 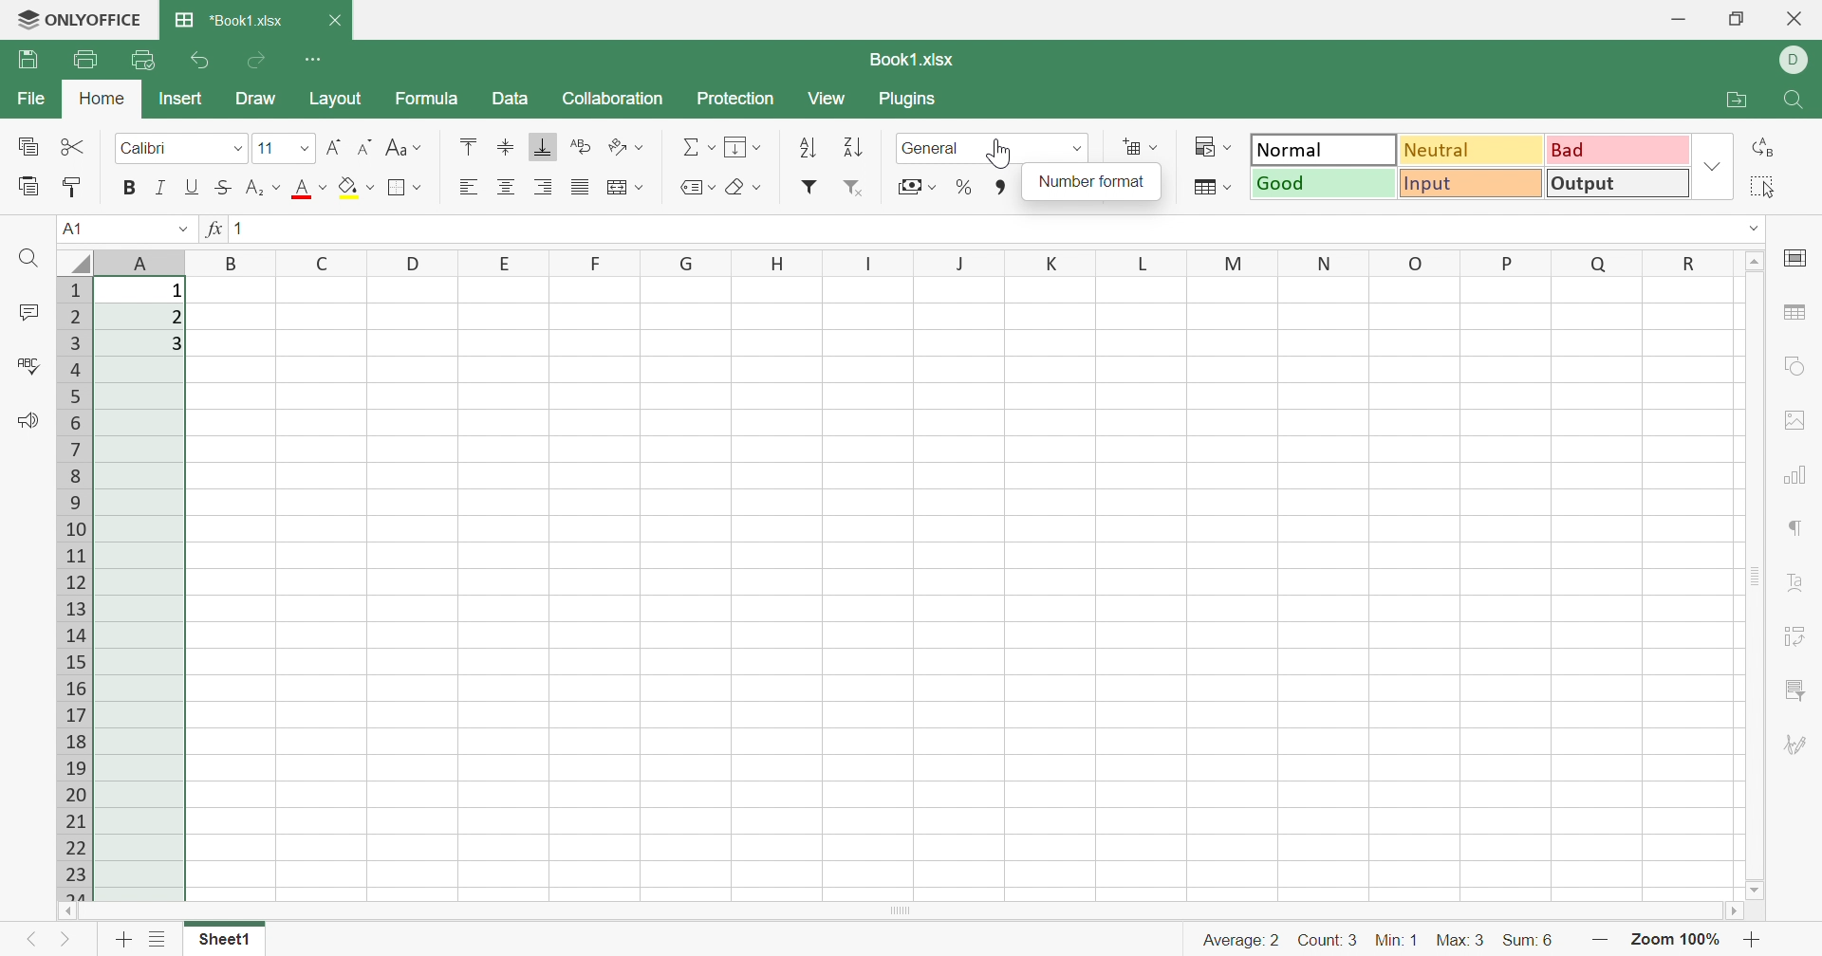 What do you see at coordinates (857, 190) in the screenshot?
I see `Remove filter` at bounding box center [857, 190].